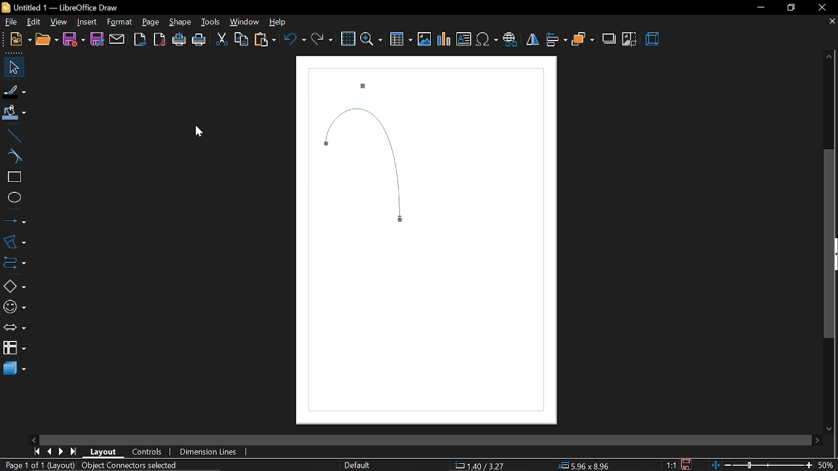  Describe the element at coordinates (402, 39) in the screenshot. I see `Insert table` at that location.